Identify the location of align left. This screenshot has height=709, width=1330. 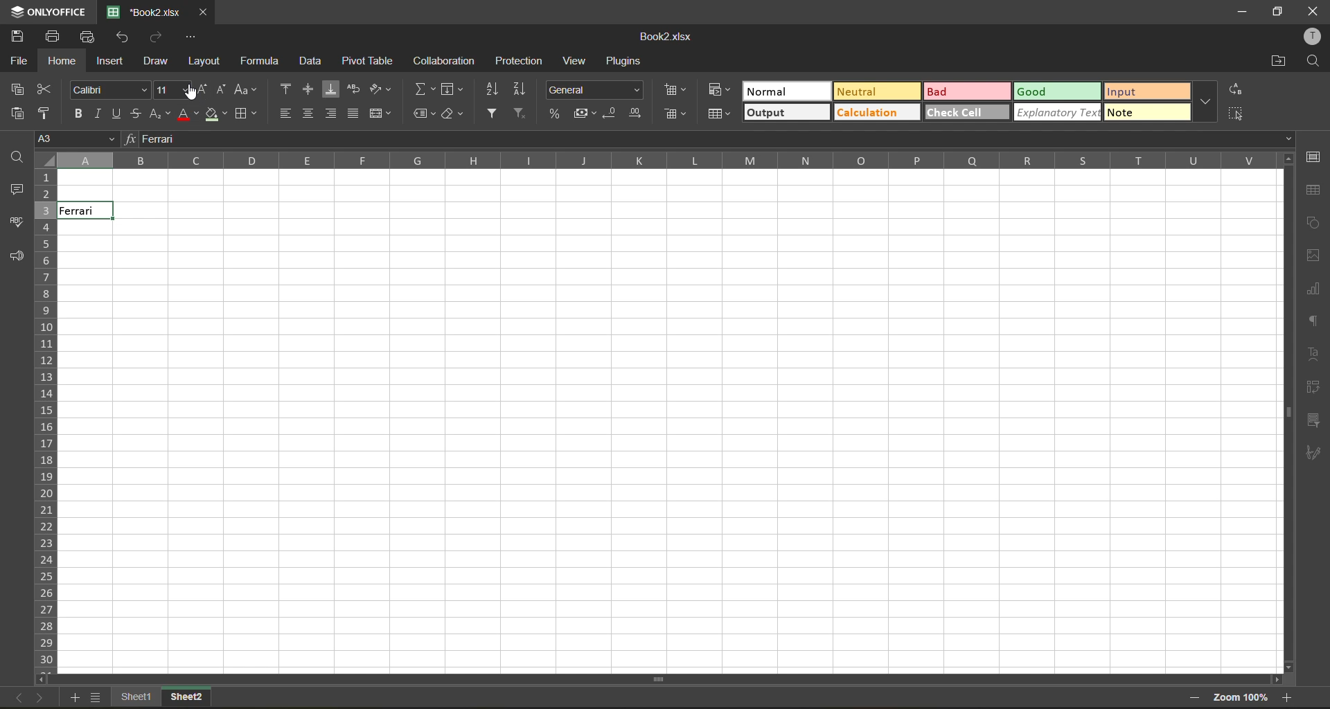
(287, 112).